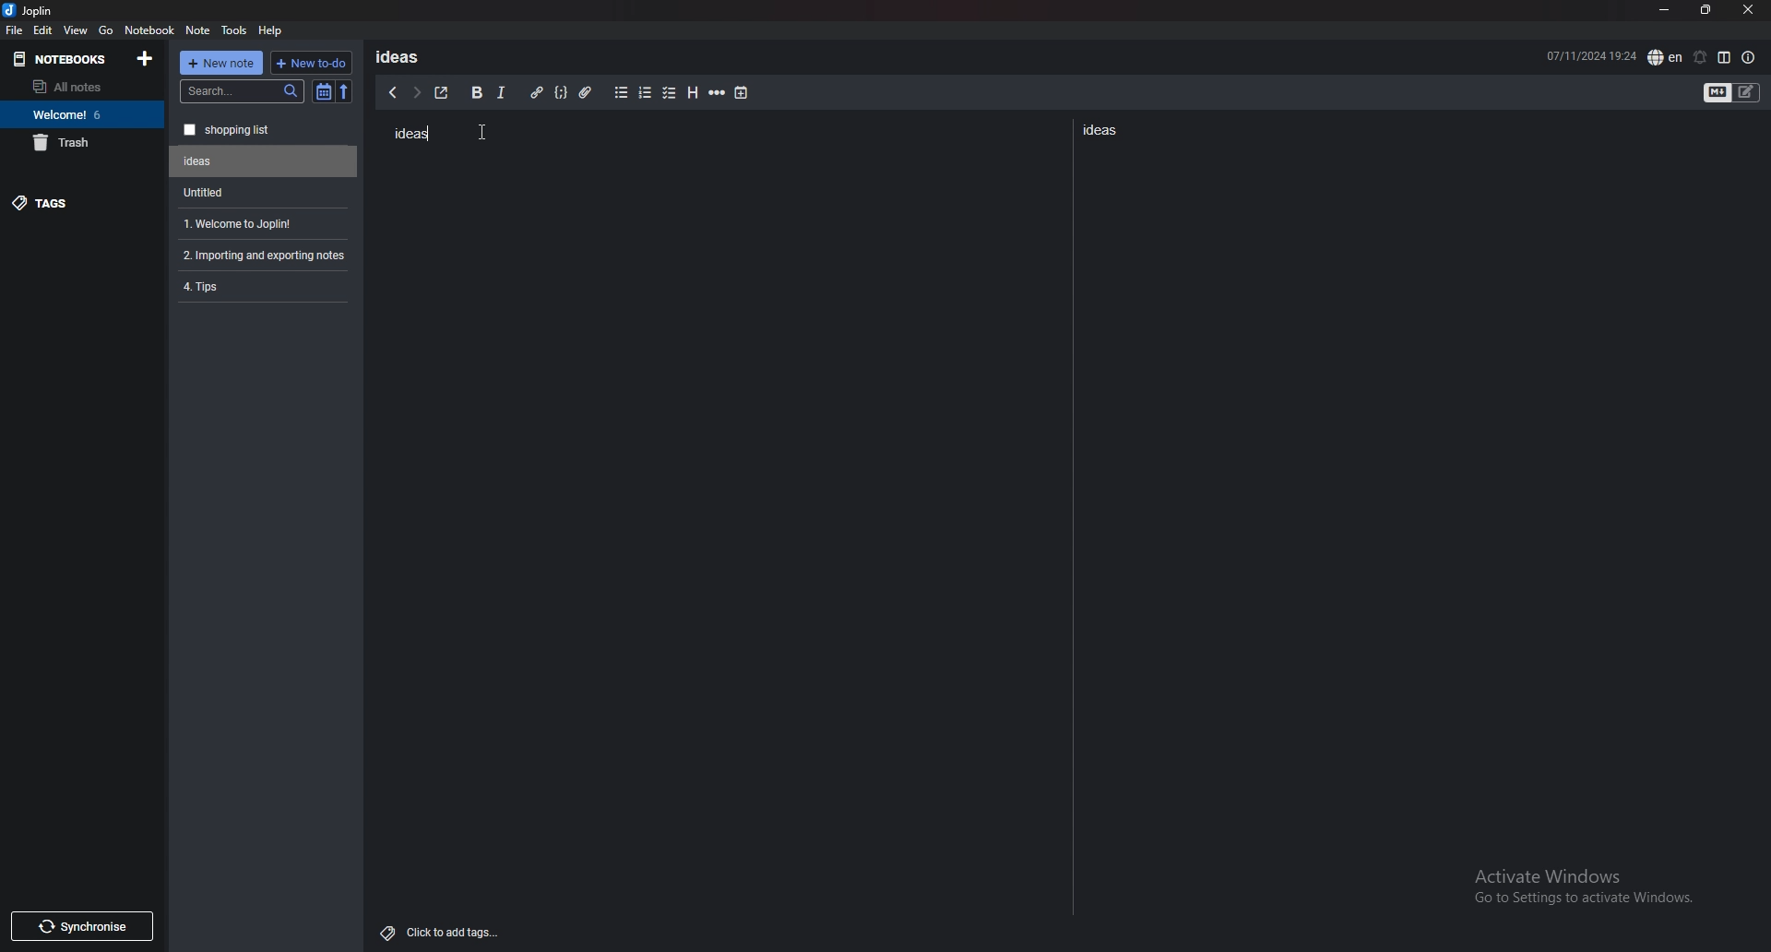  What do you see at coordinates (1699, 57) in the screenshot?
I see `set alarm` at bounding box center [1699, 57].